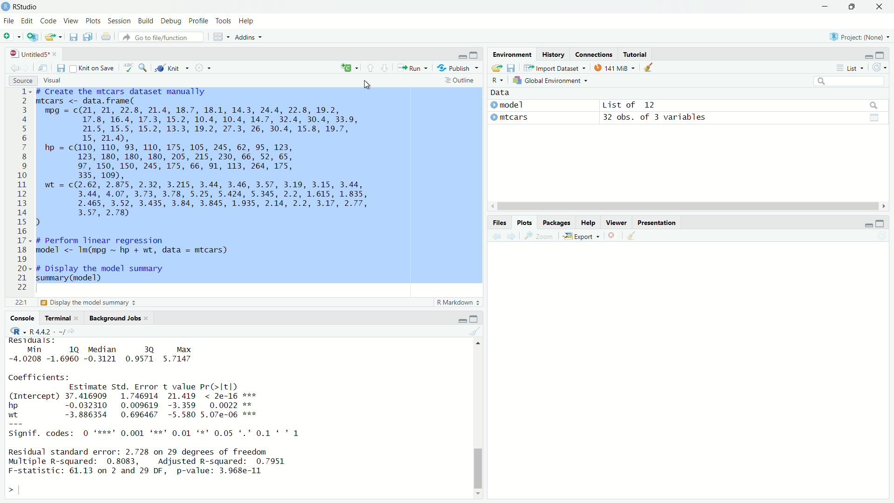 The width and height of the screenshot is (894, 503). I want to click on plots, so click(93, 21).